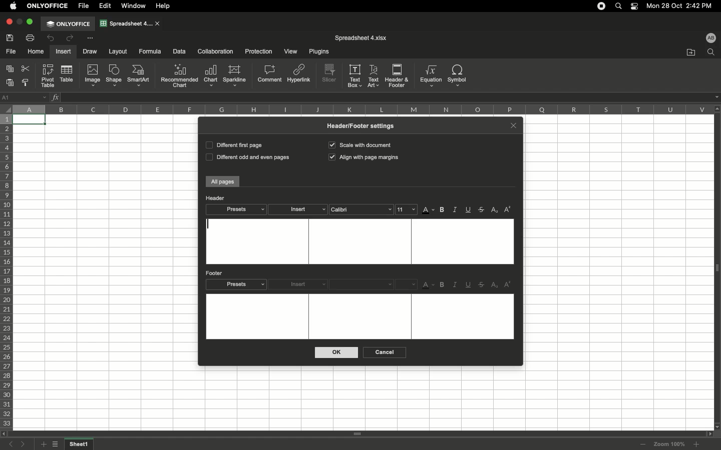 Image resolution: width=721 pixels, height=450 pixels. I want to click on OnlyOffice tab, so click(68, 24).